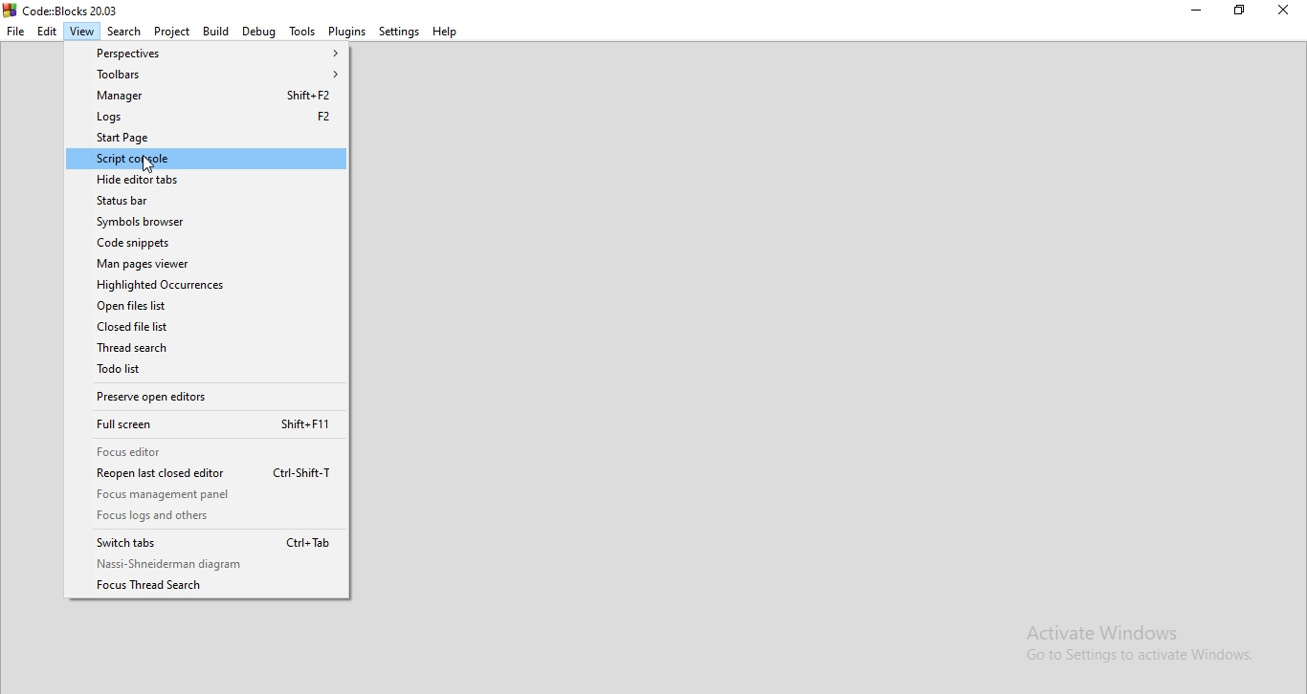 This screenshot has width=1307, height=694. Describe the element at coordinates (347, 32) in the screenshot. I see `Plugins ` at that location.